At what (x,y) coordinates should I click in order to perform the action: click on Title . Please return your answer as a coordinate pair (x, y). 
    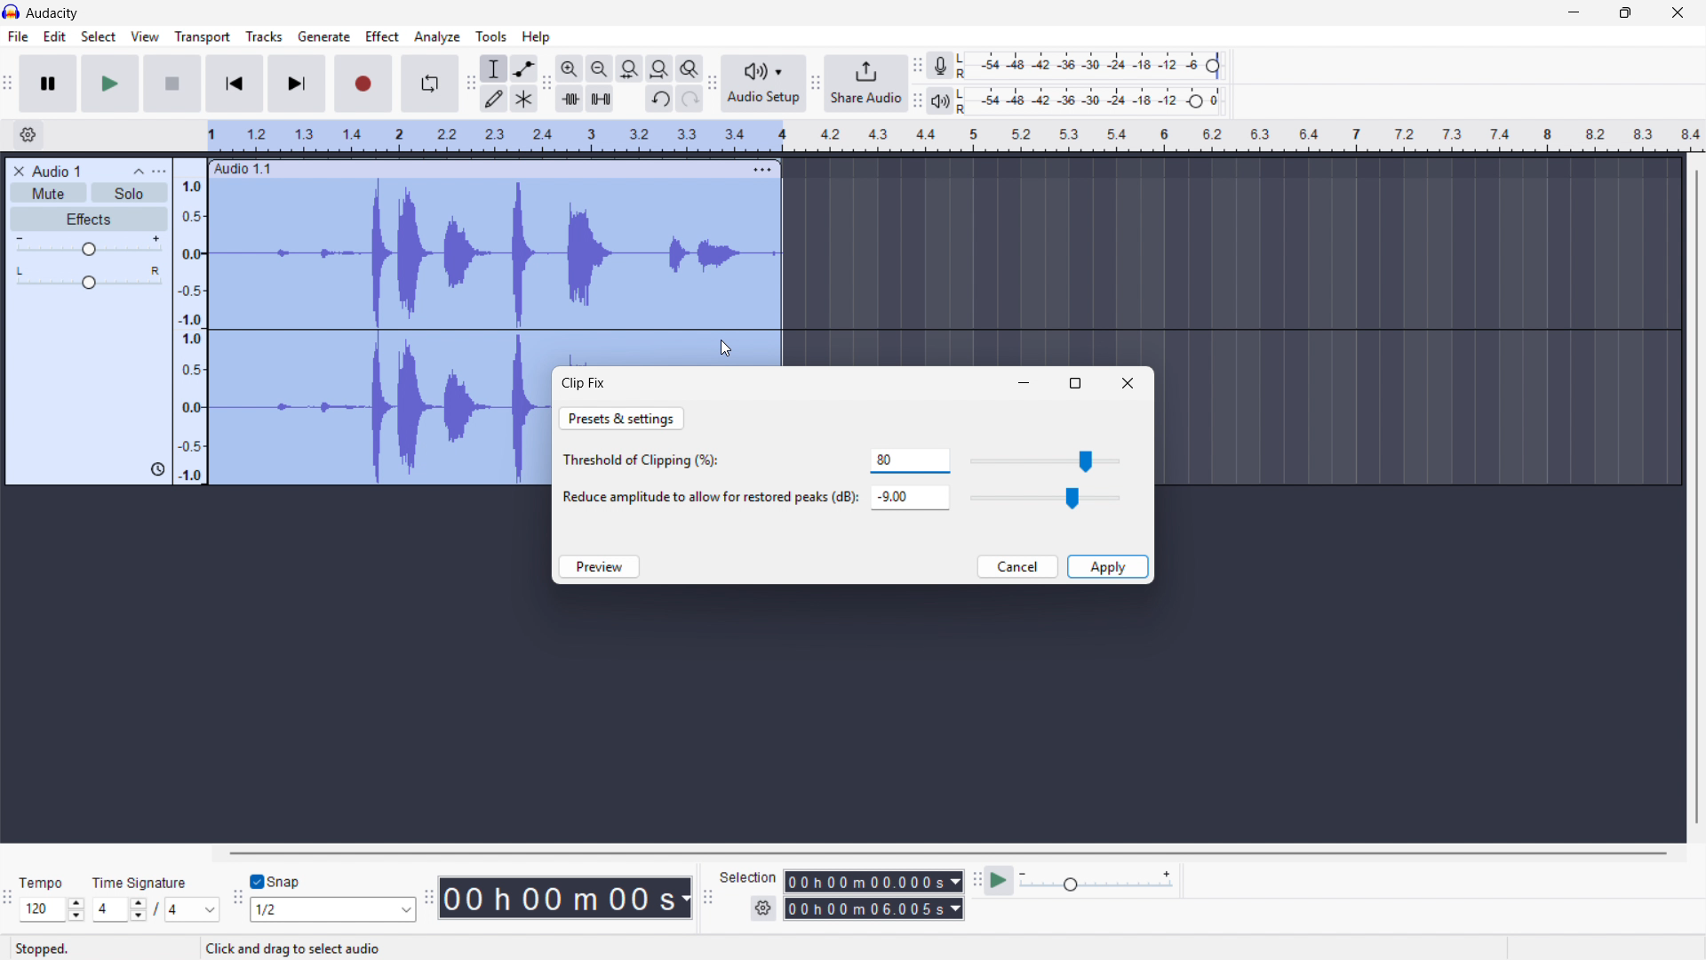
    Looking at the image, I should click on (53, 13).